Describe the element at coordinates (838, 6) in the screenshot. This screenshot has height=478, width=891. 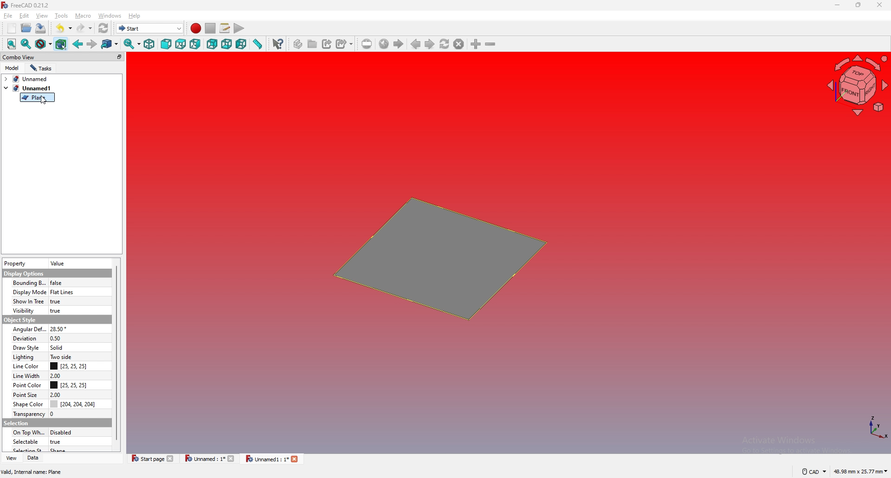
I see `minimize` at that location.